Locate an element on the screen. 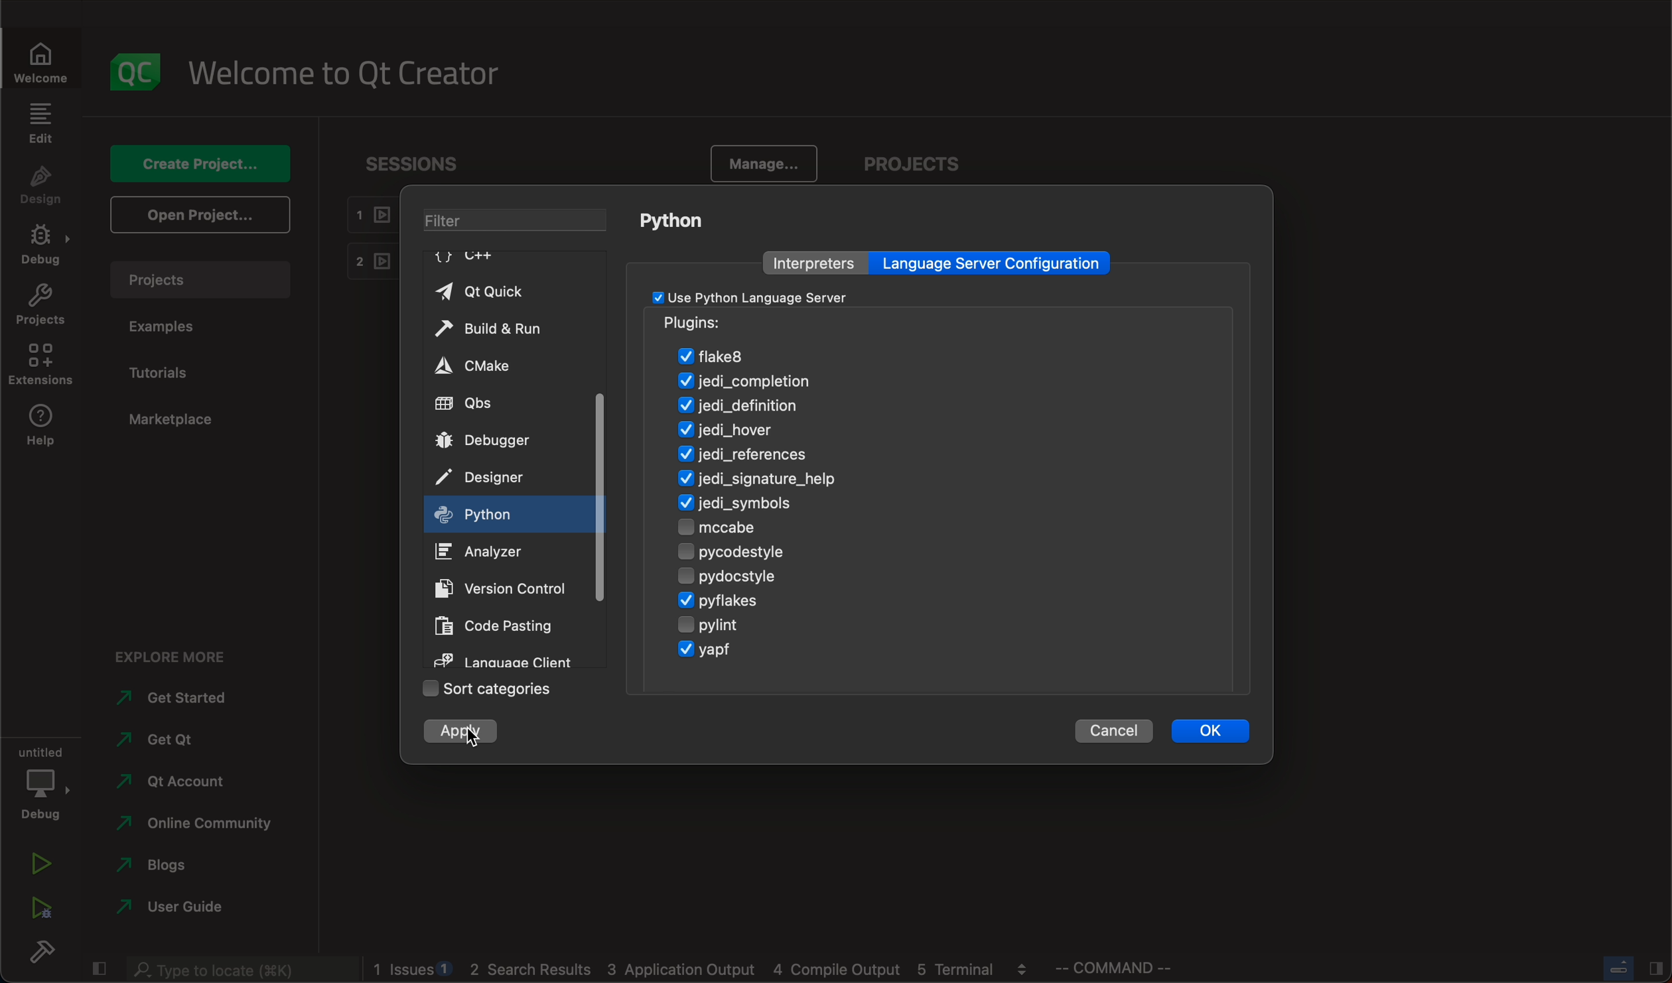  close slide bar is located at coordinates (98, 968).